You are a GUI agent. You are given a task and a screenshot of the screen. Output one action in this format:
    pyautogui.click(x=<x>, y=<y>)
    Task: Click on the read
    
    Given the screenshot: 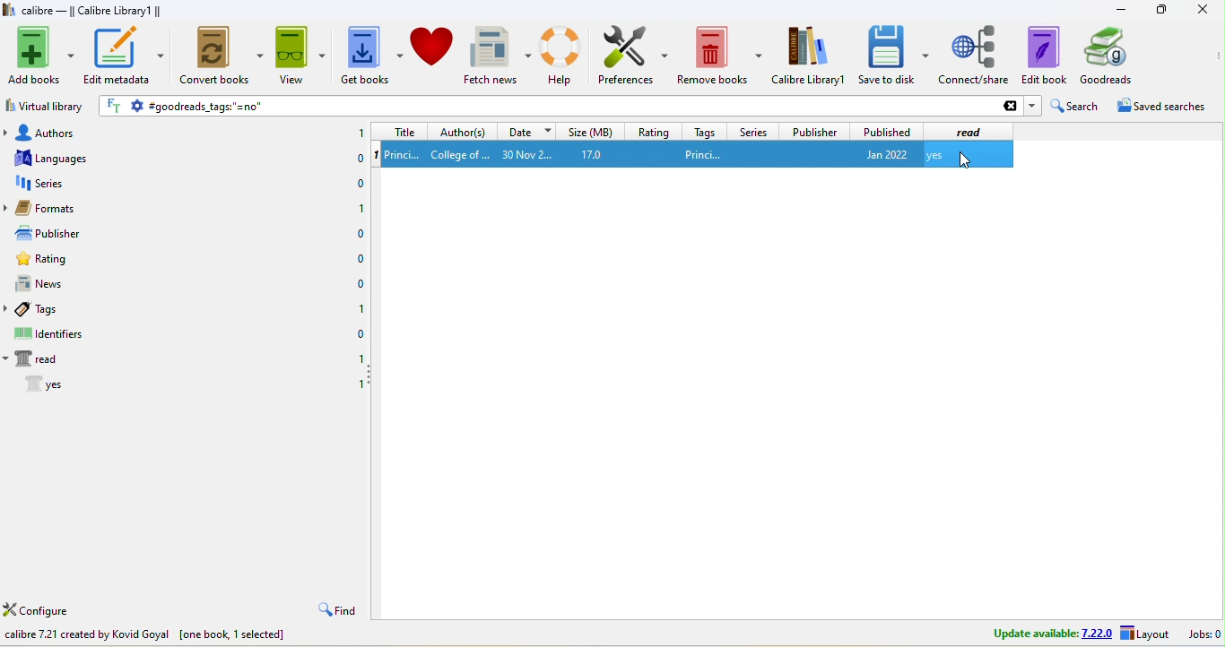 What is the action you would take?
    pyautogui.click(x=39, y=359)
    